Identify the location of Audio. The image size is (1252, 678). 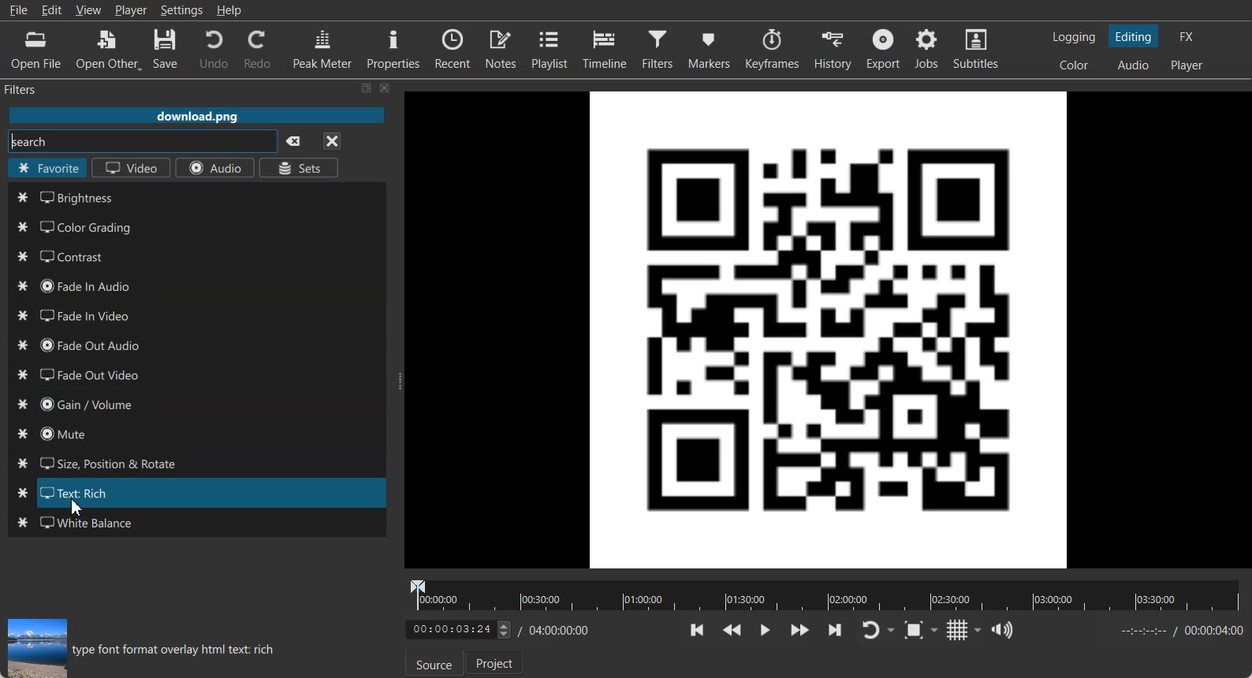
(217, 169).